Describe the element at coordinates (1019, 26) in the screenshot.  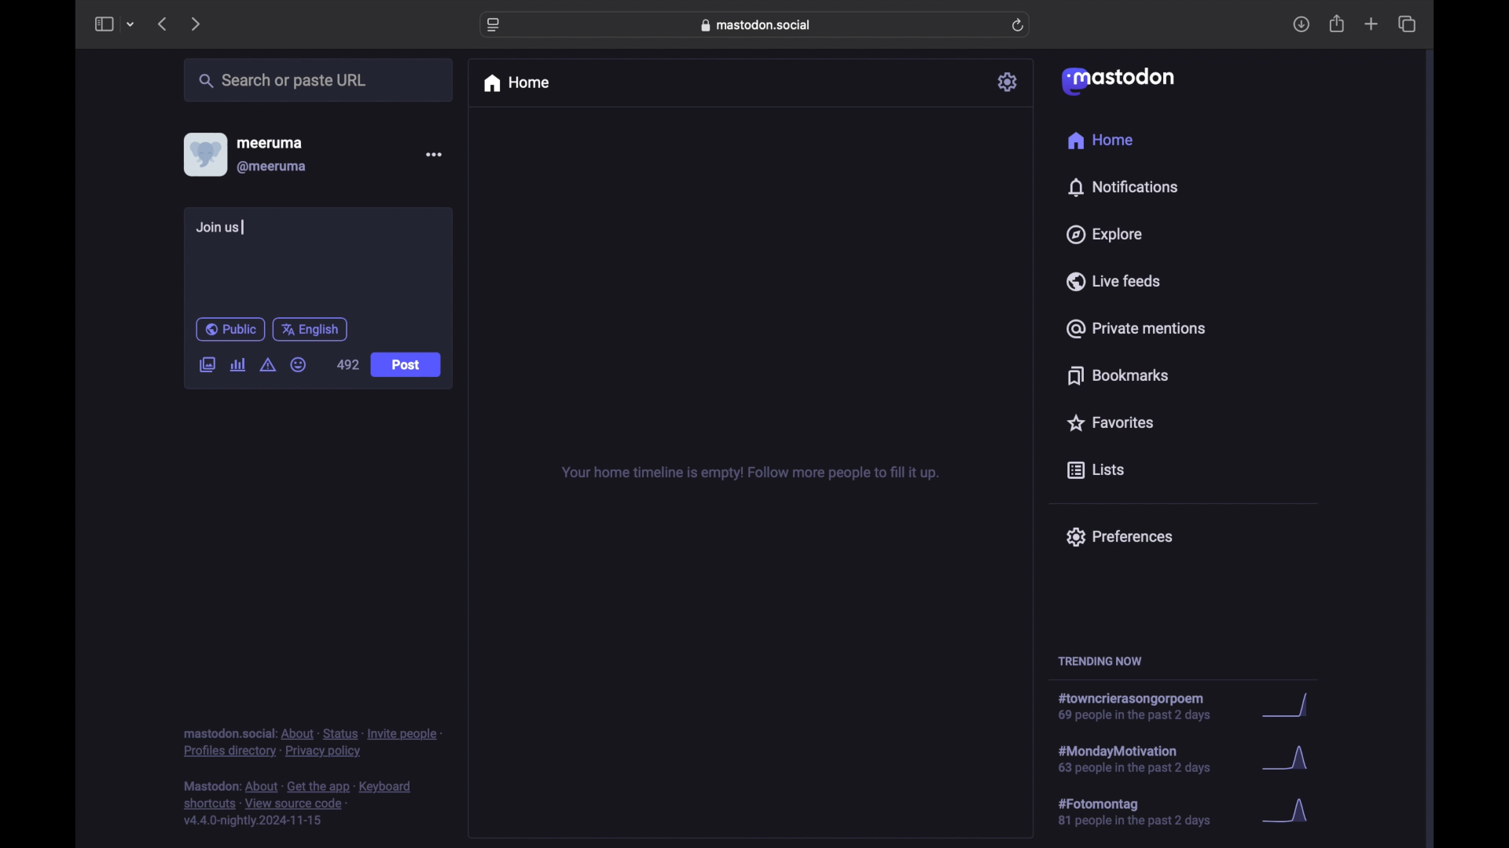
I see `refresh` at that location.